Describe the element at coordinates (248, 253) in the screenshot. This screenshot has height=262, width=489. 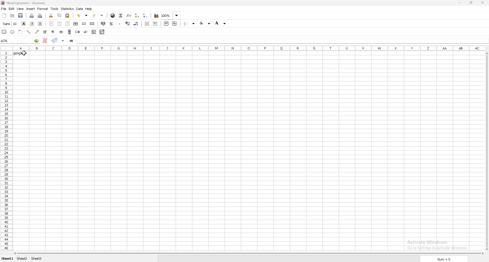
I see `scroll bar` at that location.